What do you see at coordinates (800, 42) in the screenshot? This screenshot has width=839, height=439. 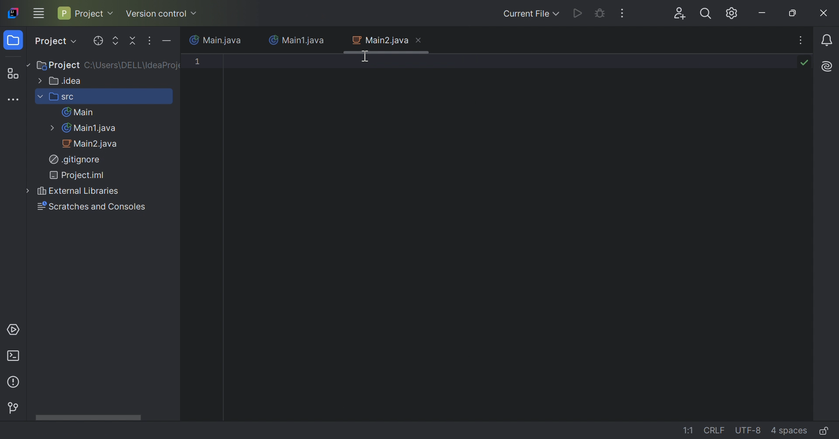 I see `Recent Files, Tab Actions, and More` at bounding box center [800, 42].